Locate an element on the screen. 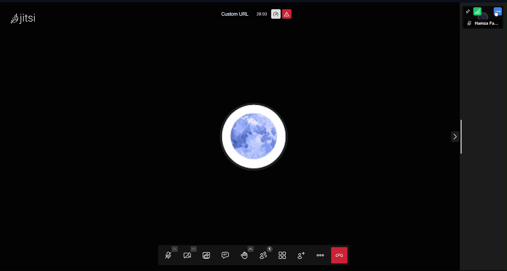  Add Participant is located at coordinates (303, 256).